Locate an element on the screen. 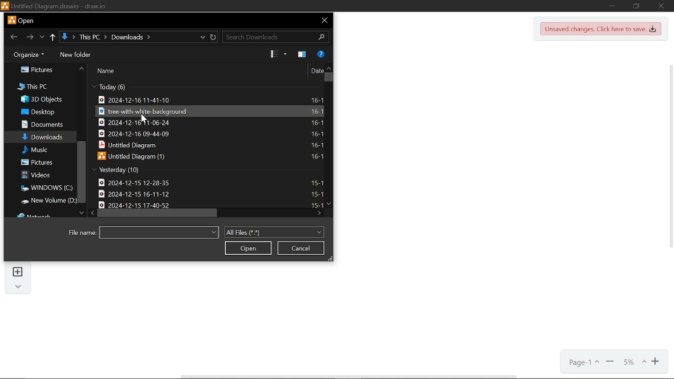 The height and width of the screenshot is (379, 674). file titled "2024-12-14 09-44-09" is located at coordinates (211, 133).